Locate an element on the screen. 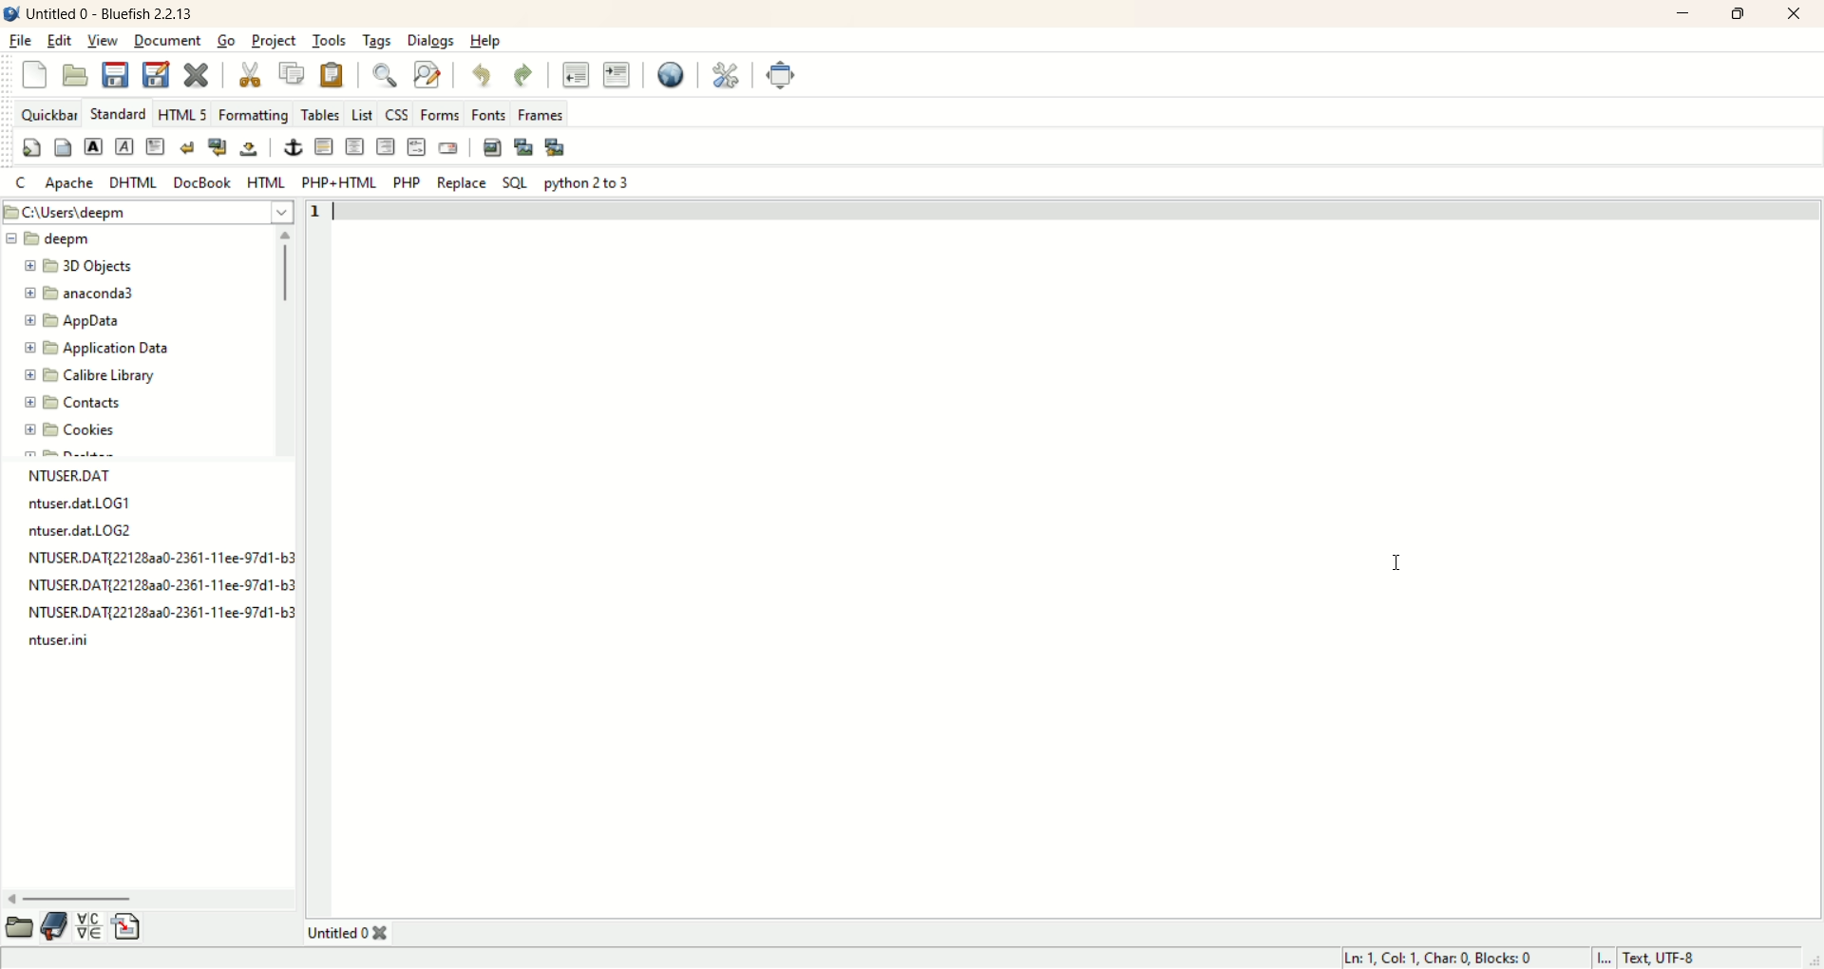 The height and width of the screenshot is (969, 1824). multi-thumbnail is located at coordinates (560, 146).